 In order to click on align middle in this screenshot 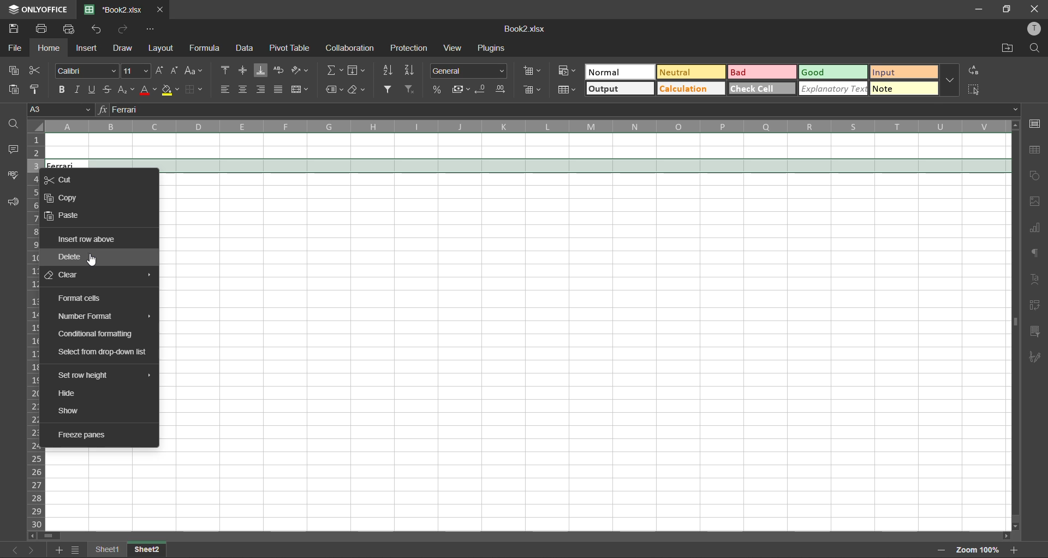, I will do `click(243, 69)`.